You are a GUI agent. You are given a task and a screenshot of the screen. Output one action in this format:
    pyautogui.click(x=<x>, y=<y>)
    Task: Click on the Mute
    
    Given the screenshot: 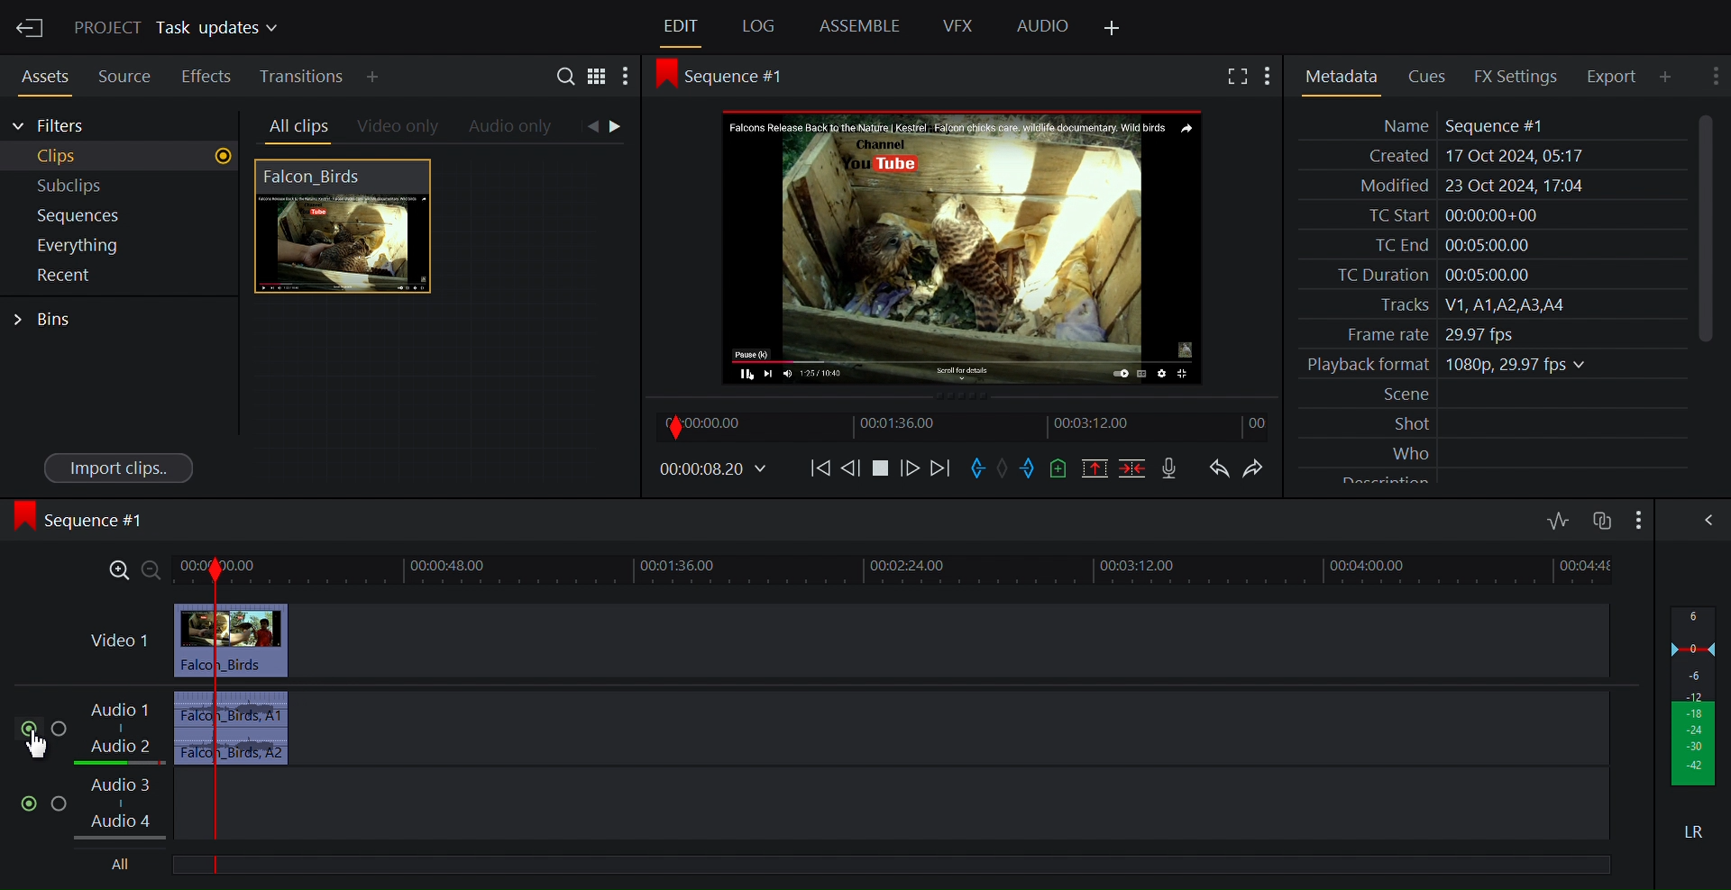 What is the action you would take?
    pyautogui.click(x=1696, y=831)
    